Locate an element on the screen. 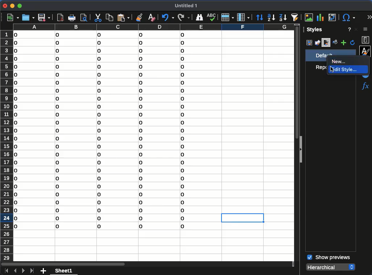  functions is located at coordinates (365, 87).